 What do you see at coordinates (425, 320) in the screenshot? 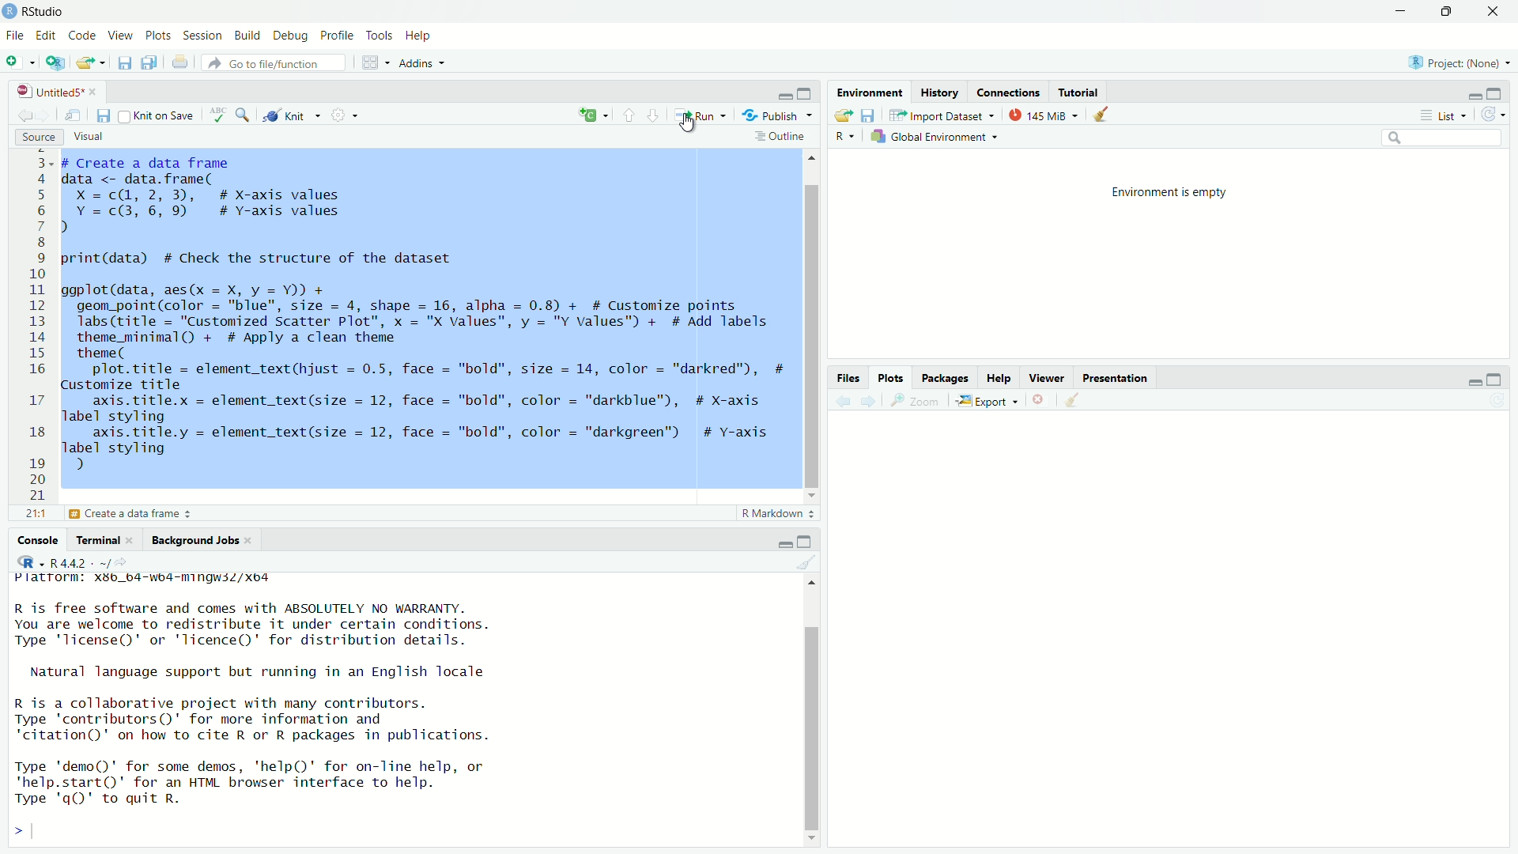
I see `# Create a data frame
data <- data.frame(
X =c@, 2, 3), # X-axis values
Y =c@, 6, 9) # Y-axis values
d
print(data) # Check the structure of the dataset 1
ggplot(data, aes(x = X, y = Y)) +
geom_point(color = "blue", size = 4, shape = 16, alpha = 0.8) + # Customize points
labs (title = "Customized Scatter Plot", x = "X values", y = "Y values") + # Add labels
theme_minimal() + # Apply a clean theme
theme (
plot.title = element_text(hjust = 0.5, face = "bold", size = 14, color = "darkred"), #
Customize title
axis.title.x = element_text(size = 12, face = "bold", color = "darkblue"), # X-axis
label styling
axis.title.y = element_text(size = 12, face = "bold", color = "darkgreen") # Y-axis
label styling
d` at bounding box center [425, 320].